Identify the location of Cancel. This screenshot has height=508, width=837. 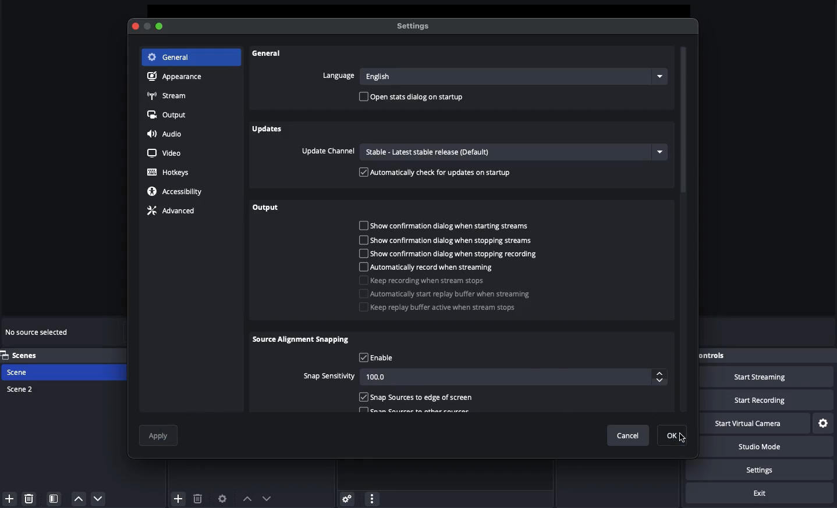
(627, 436).